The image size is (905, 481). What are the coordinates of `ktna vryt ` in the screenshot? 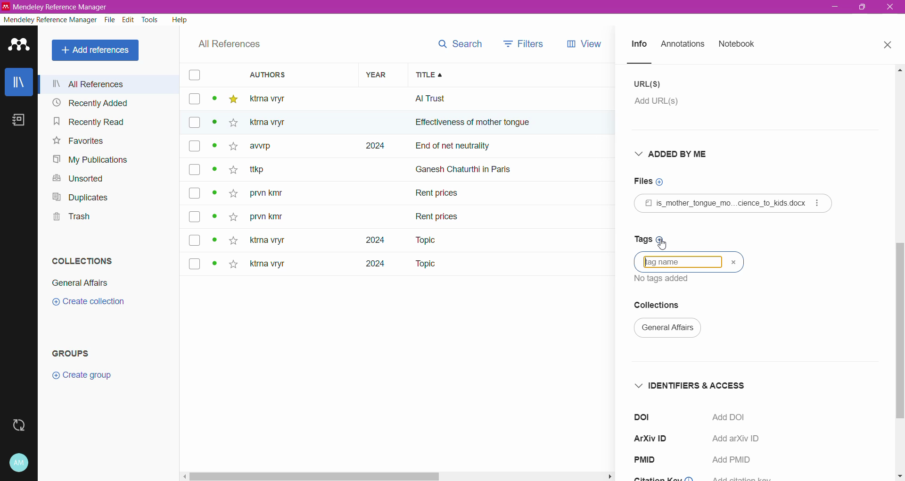 It's located at (265, 241).